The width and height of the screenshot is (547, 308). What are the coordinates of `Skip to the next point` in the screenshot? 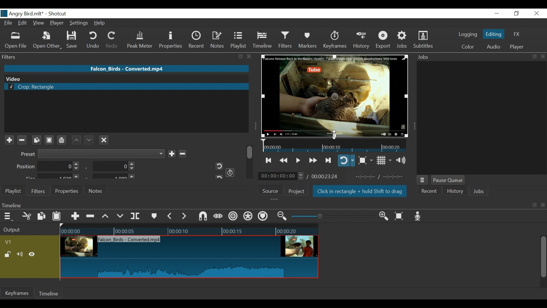 It's located at (328, 161).